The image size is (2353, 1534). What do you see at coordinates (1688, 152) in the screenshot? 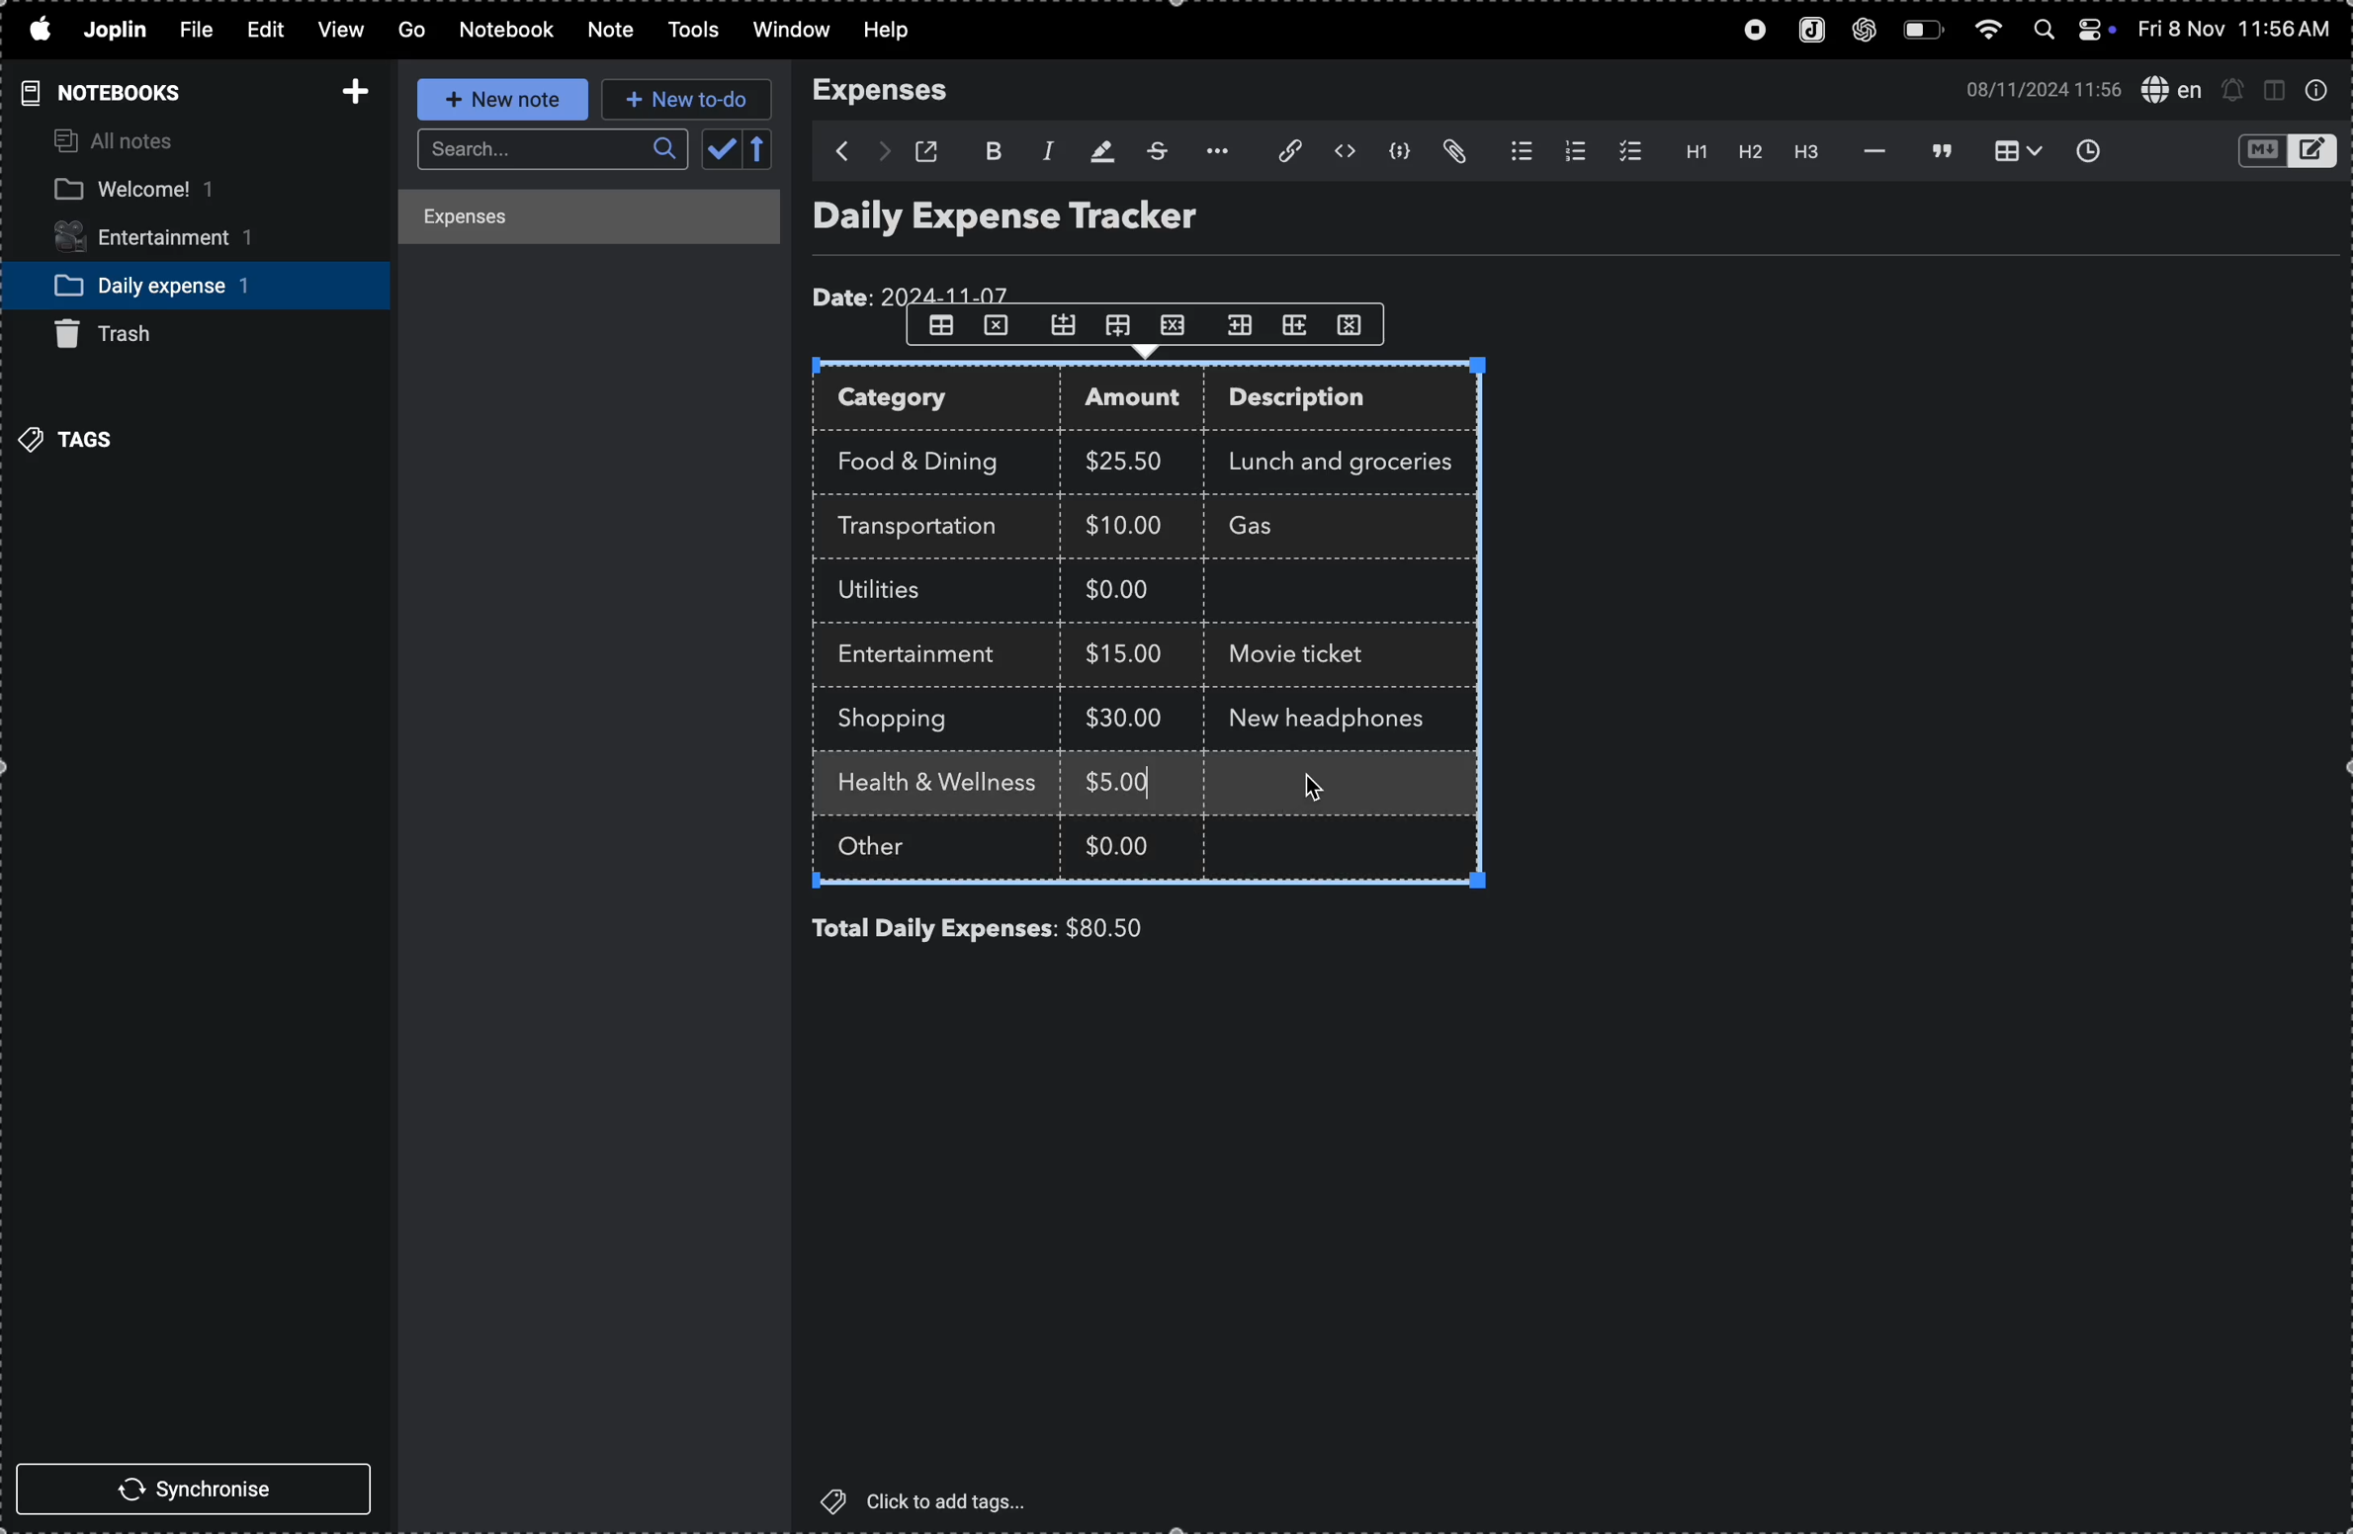
I see `heading 1` at bounding box center [1688, 152].